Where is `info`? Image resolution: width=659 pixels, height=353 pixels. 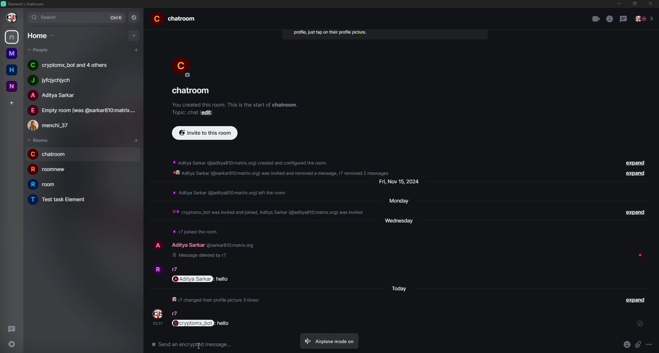 info is located at coordinates (266, 212).